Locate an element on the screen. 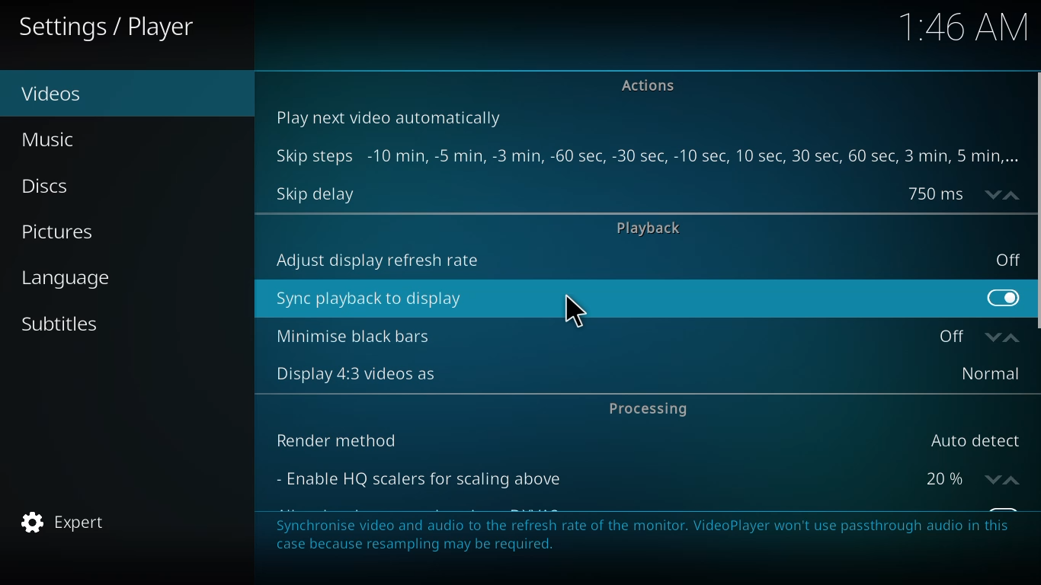  auto detect is located at coordinates (974, 440).